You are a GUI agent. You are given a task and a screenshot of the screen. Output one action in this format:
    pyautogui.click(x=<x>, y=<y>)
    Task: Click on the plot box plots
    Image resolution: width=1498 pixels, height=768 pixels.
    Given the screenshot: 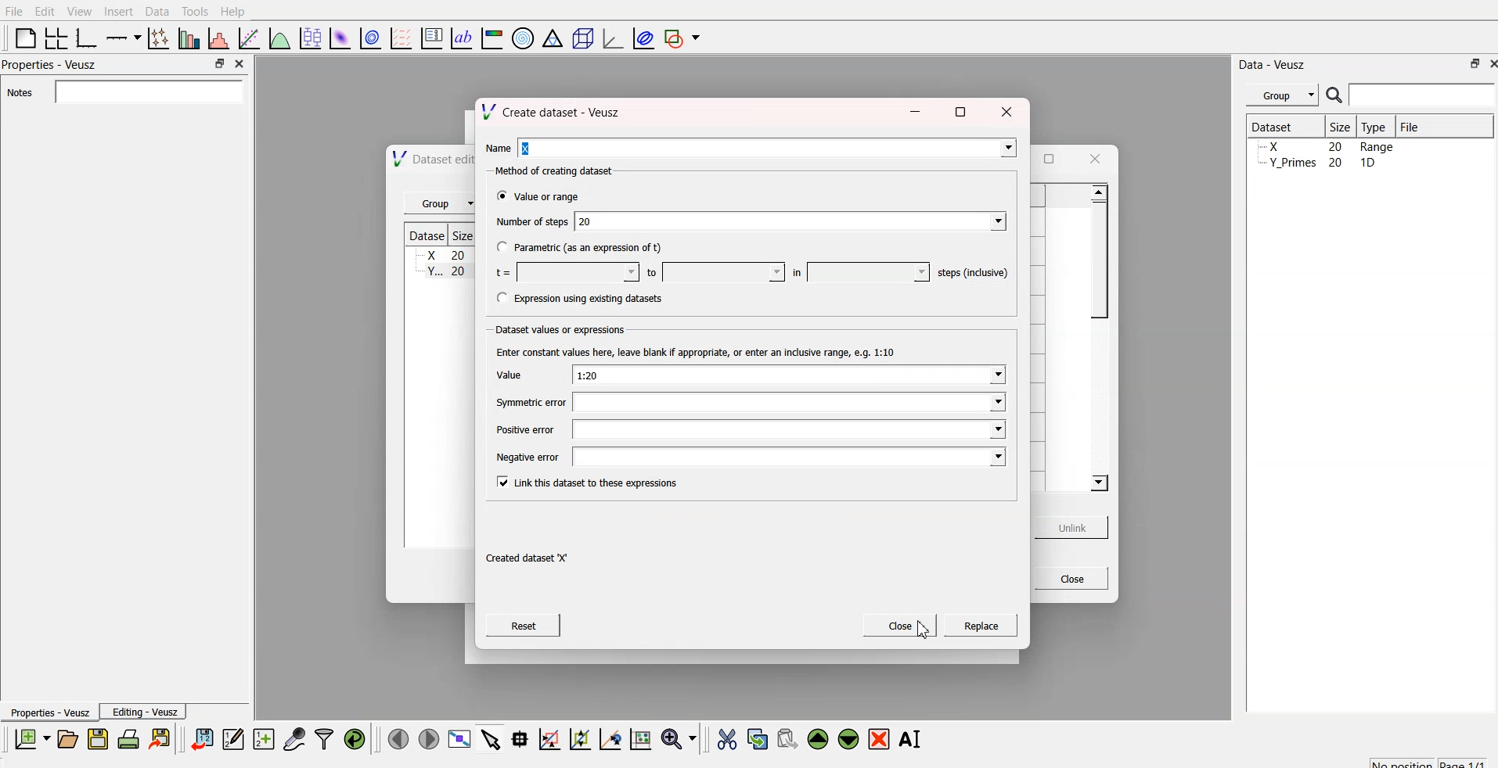 What is the action you would take?
    pyautogui.click(x=308, y=38)
    